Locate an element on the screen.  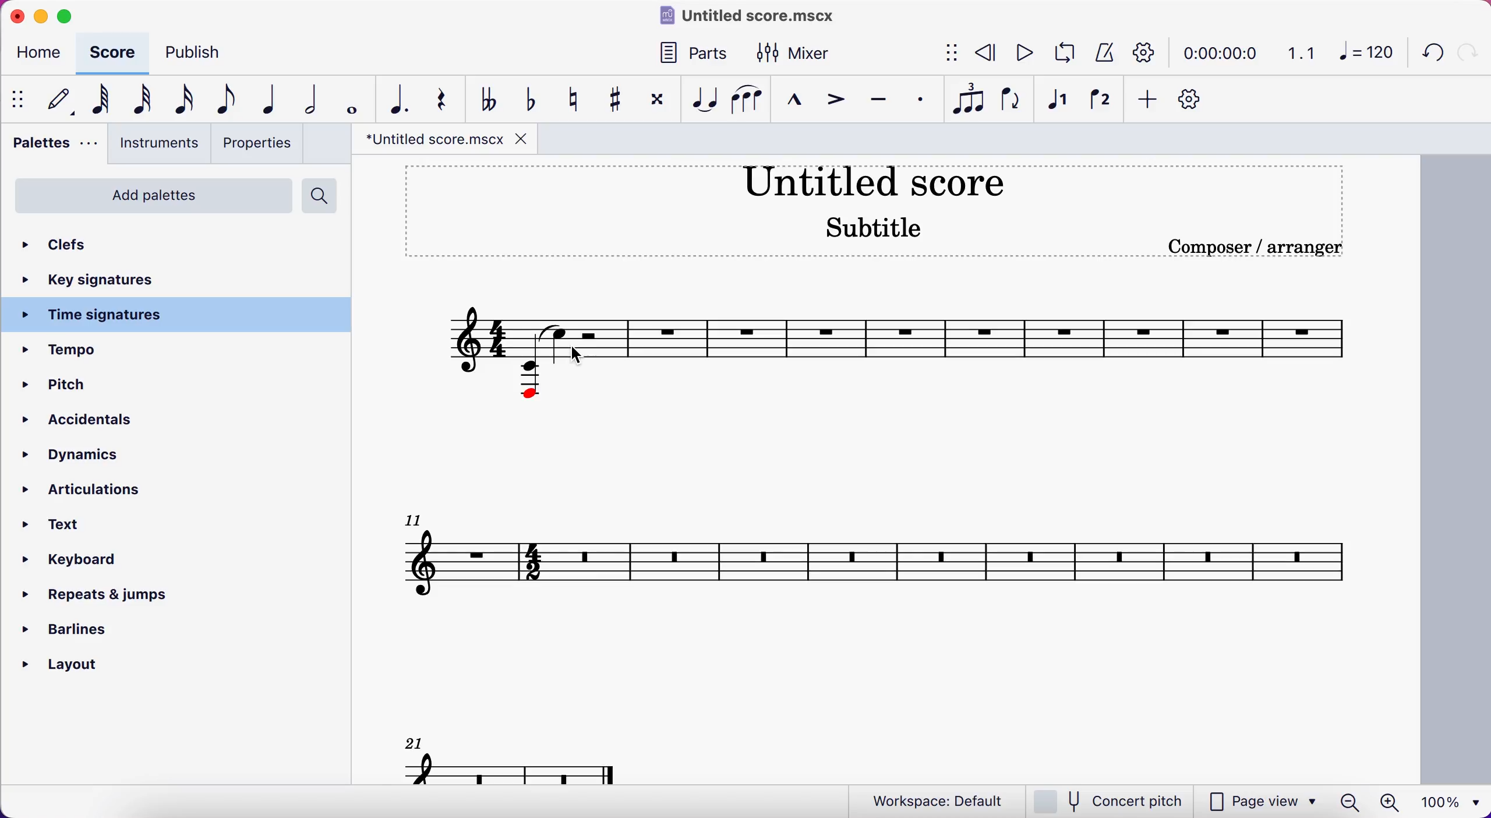
show/hide bar options is located at coordinates (20, 101).